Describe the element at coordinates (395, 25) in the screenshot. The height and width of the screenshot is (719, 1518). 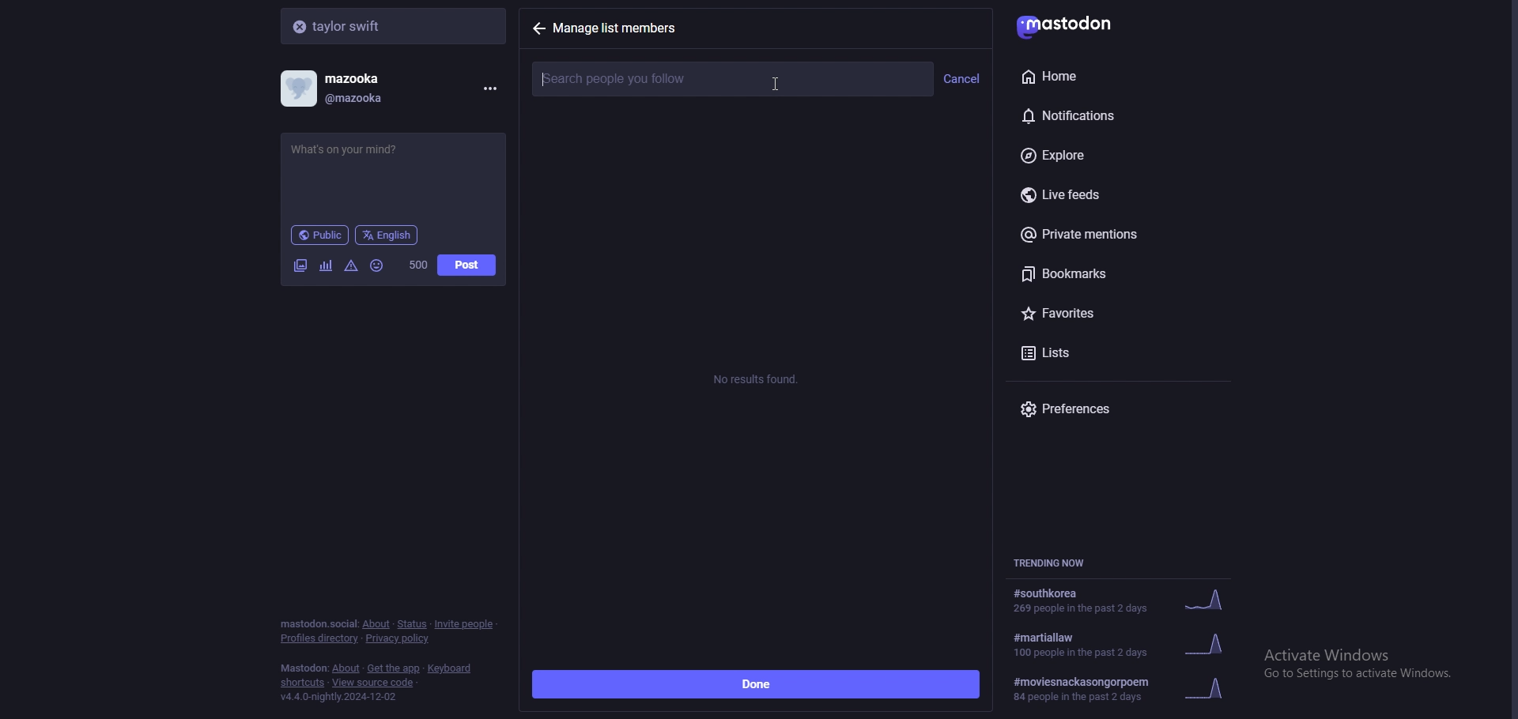
I see `search bar` at that location.